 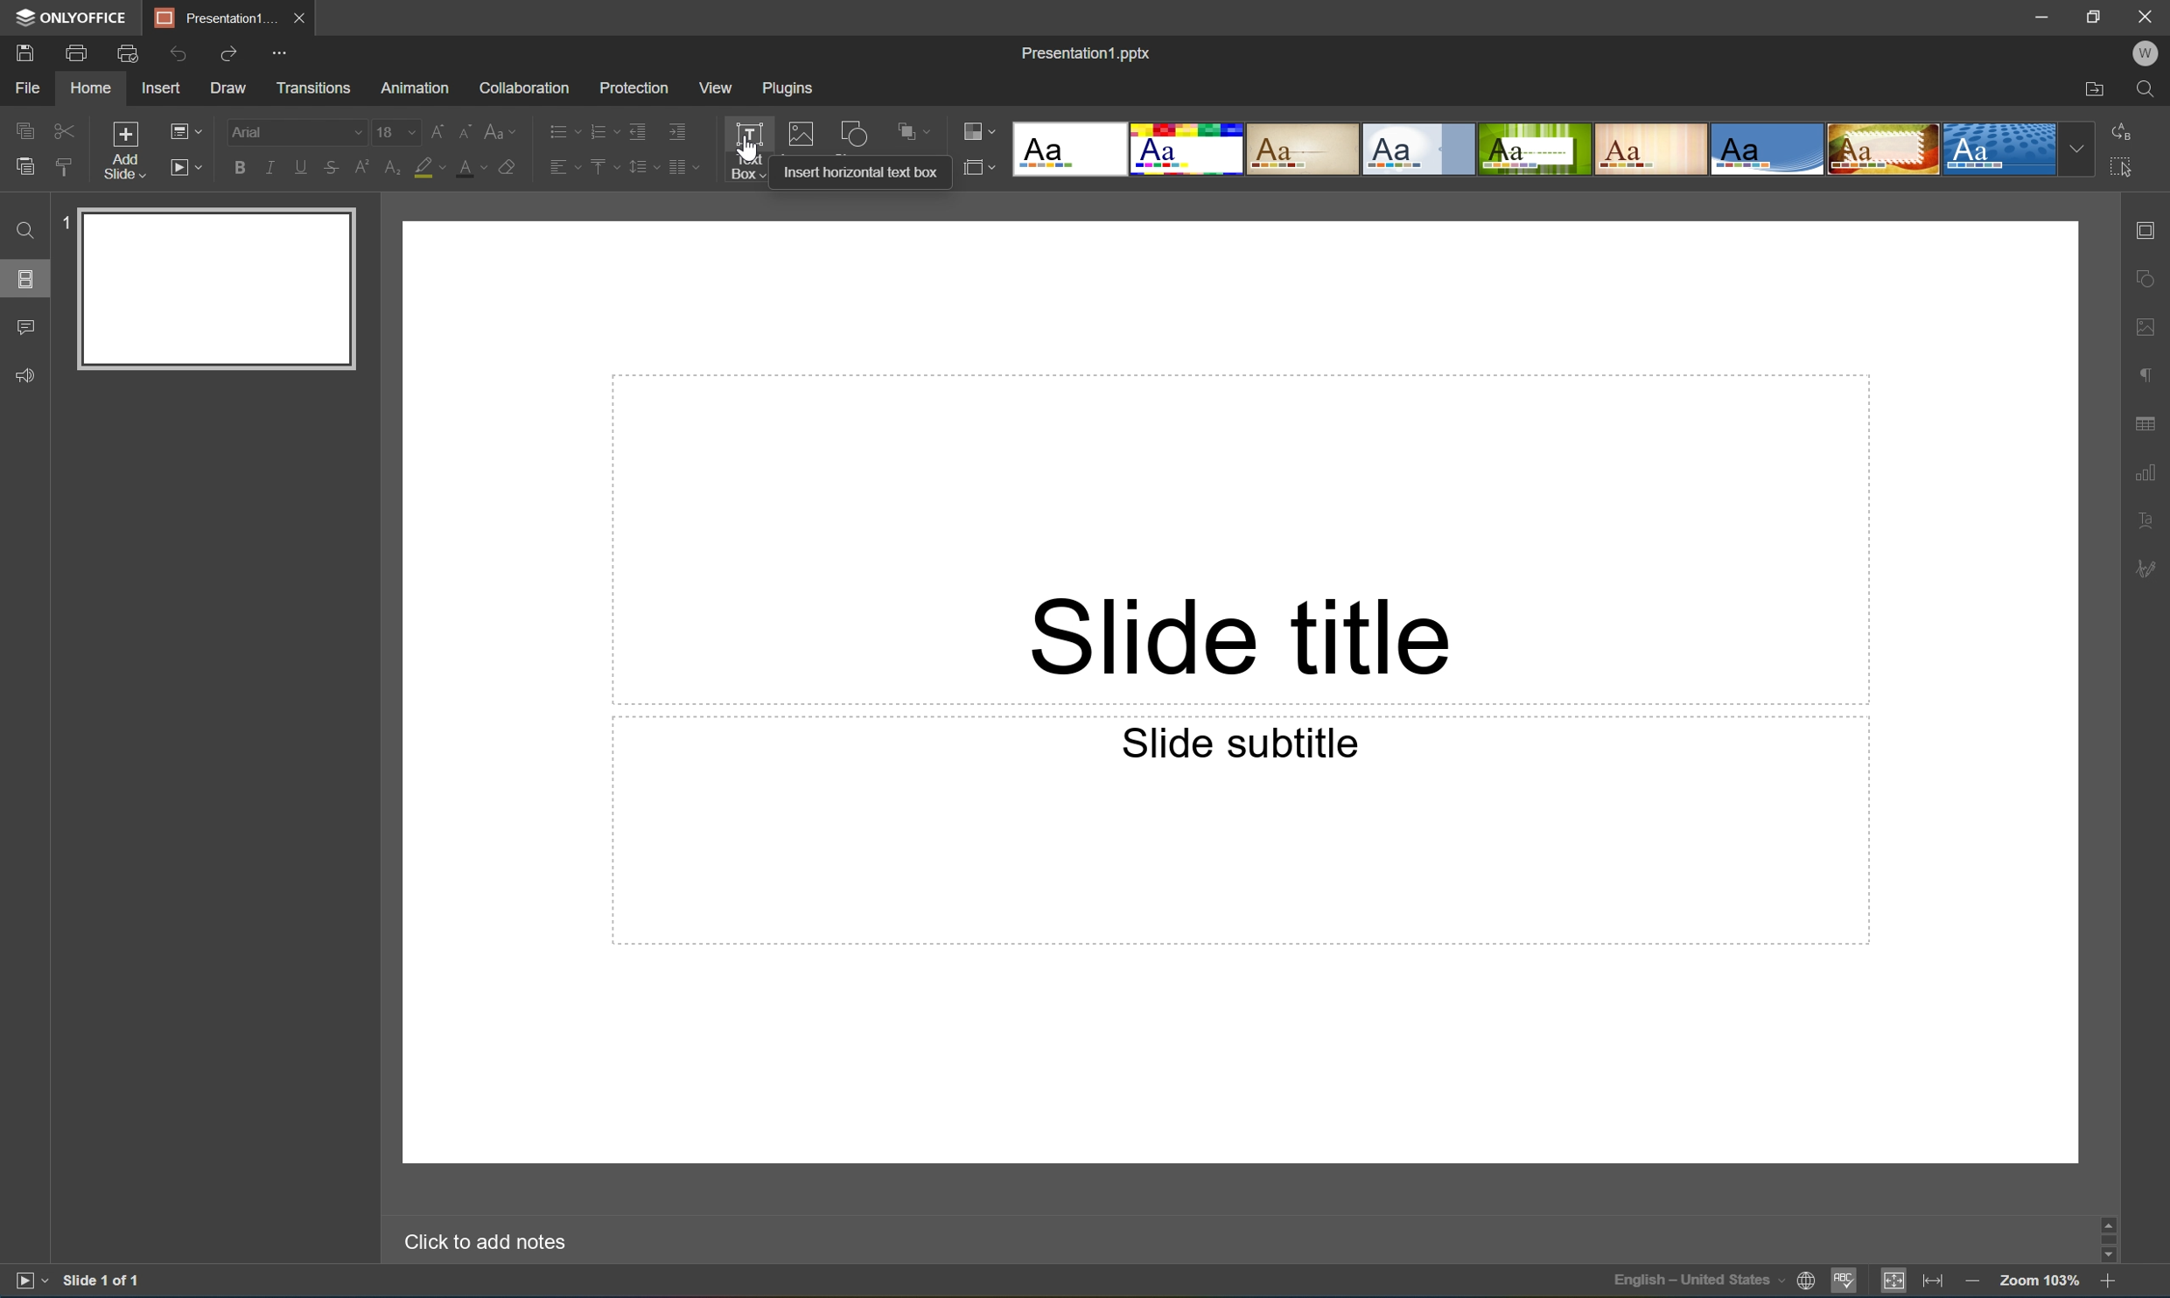 What do you see at coordinates (20, 167) in the screenshot?
I see `Paste` at bounding box center [20, 167].